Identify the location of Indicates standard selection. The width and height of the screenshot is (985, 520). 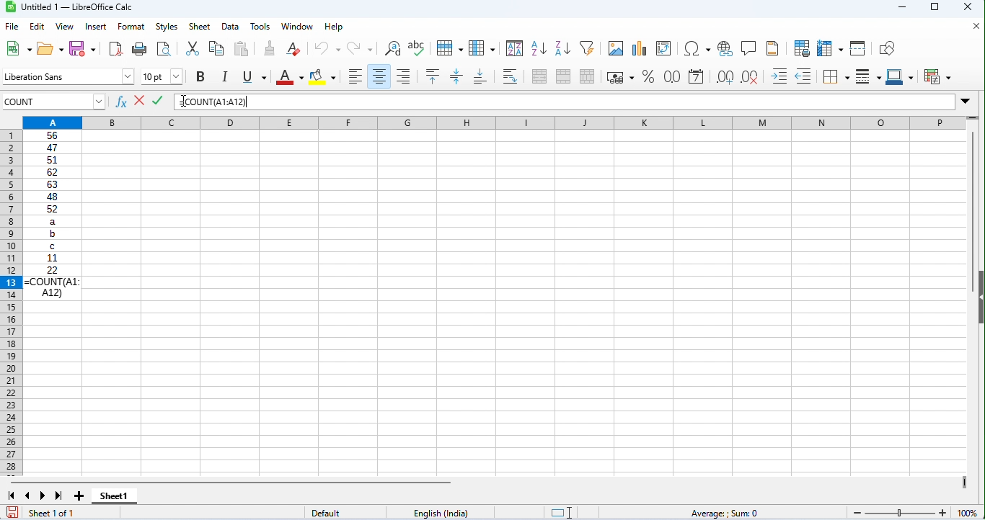
(561, 513).